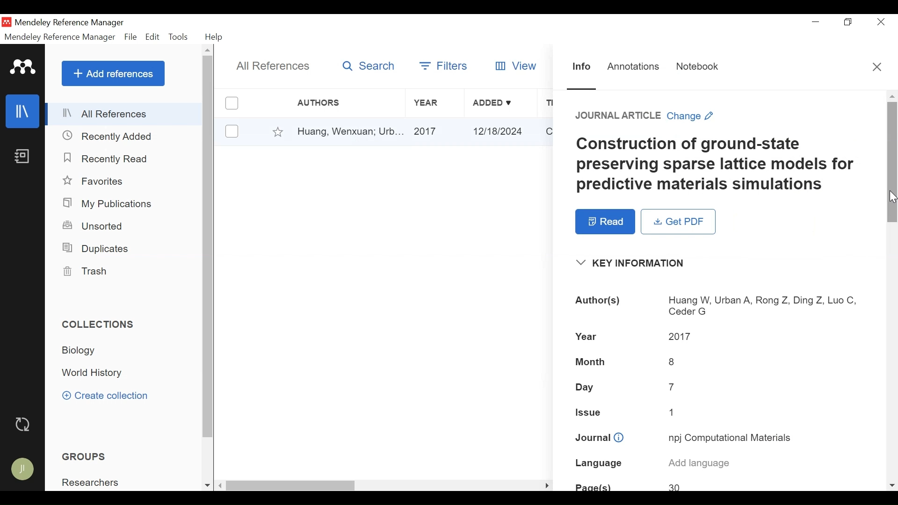 The image size is (898, 505). I want to click on Duplicates, so click(97, 250).